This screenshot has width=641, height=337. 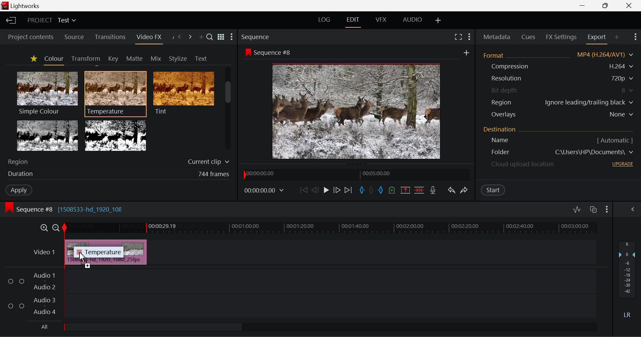 I want to click on Metadata, so click(x=496, y=37).